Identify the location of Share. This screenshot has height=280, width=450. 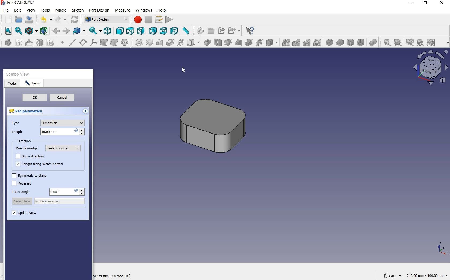
(222, 31).